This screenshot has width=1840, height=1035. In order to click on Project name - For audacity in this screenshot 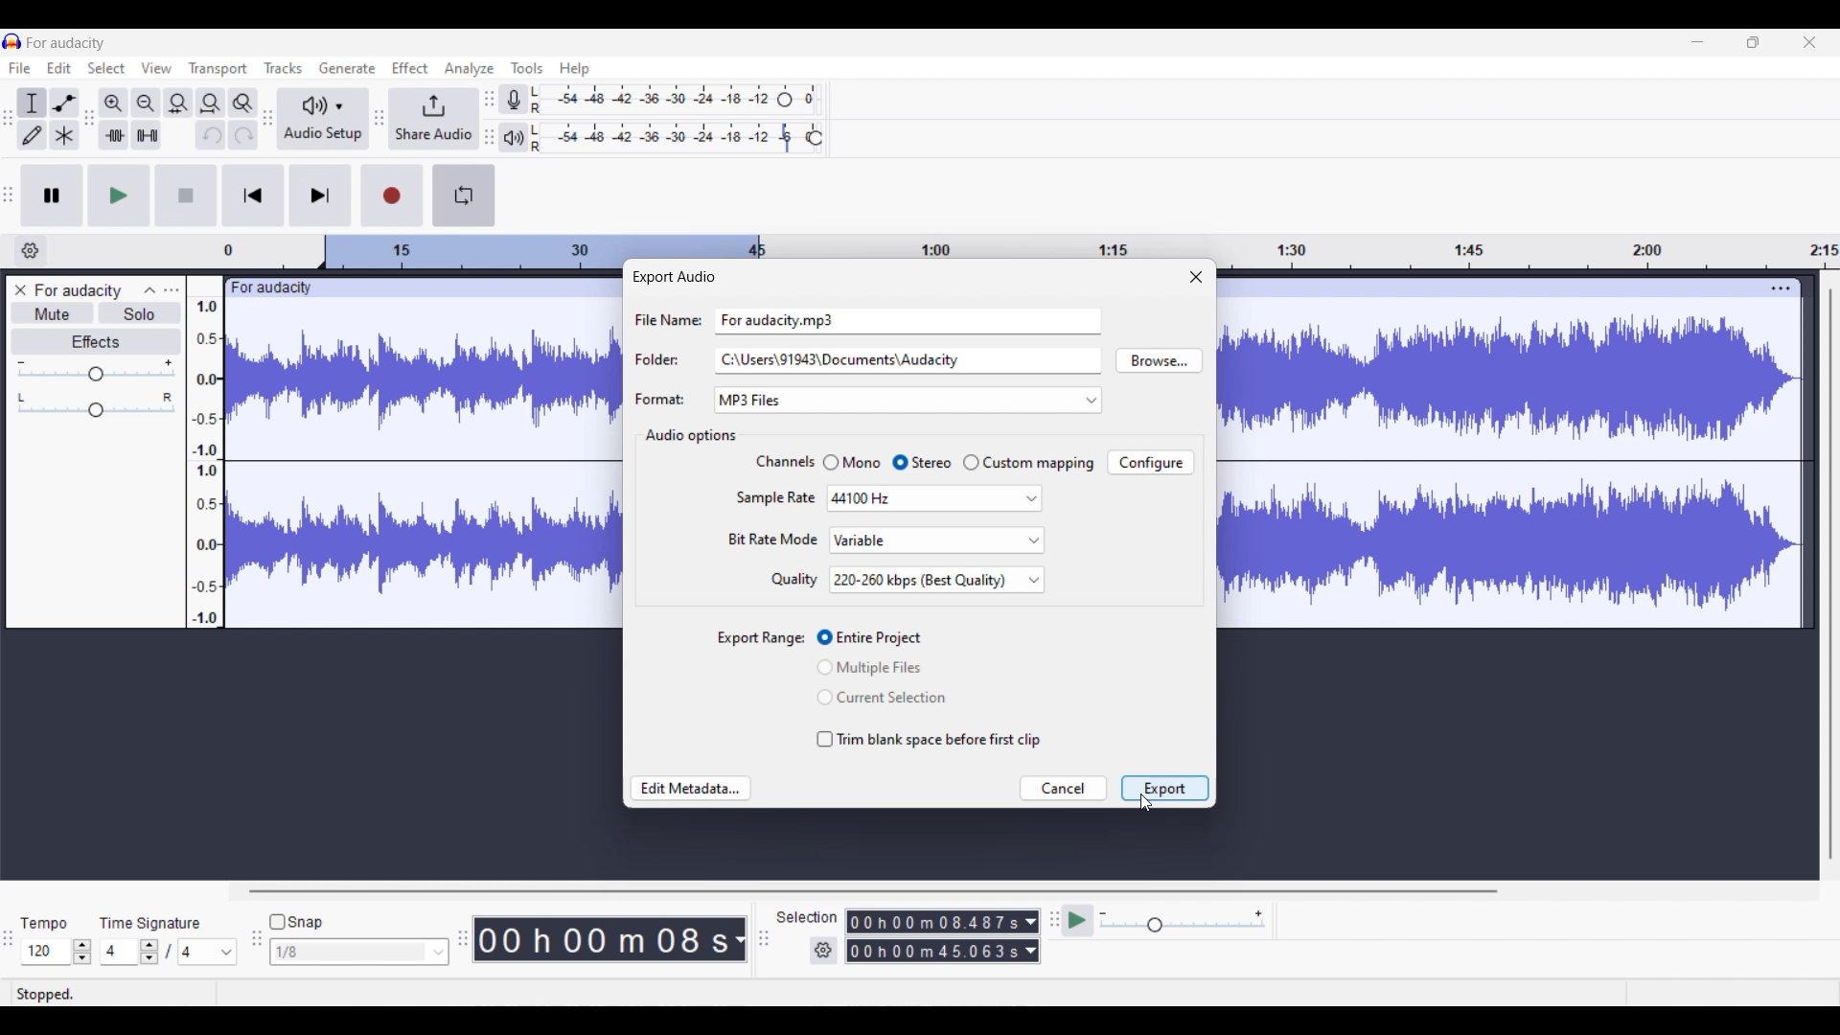, I will do `click(67, 43)`.